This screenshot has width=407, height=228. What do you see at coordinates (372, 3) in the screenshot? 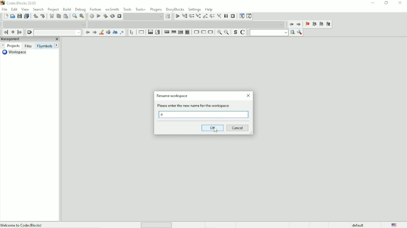
I see `Minimize` at bounding box center [372, 3].